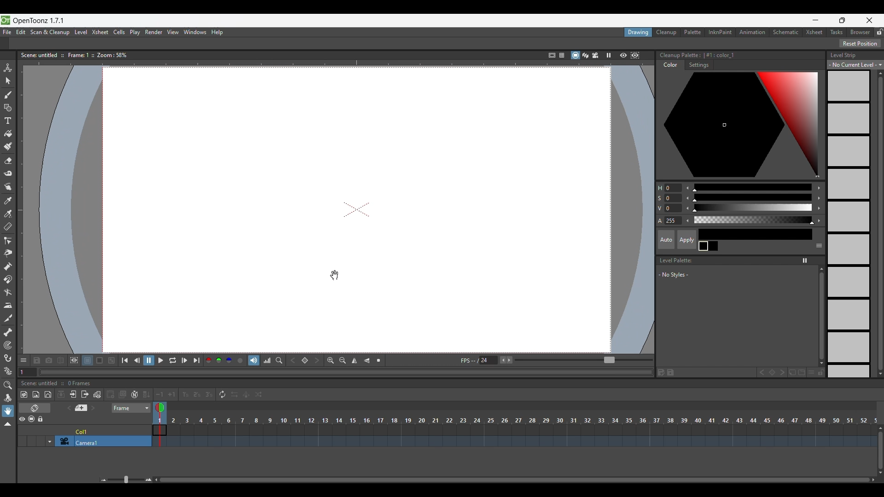 This screenshot has width=884, height=497. What do you see at coordinates (97, 394) in the screenshot?
I see `Toggle edit in place` at bounding box center [97, 394].